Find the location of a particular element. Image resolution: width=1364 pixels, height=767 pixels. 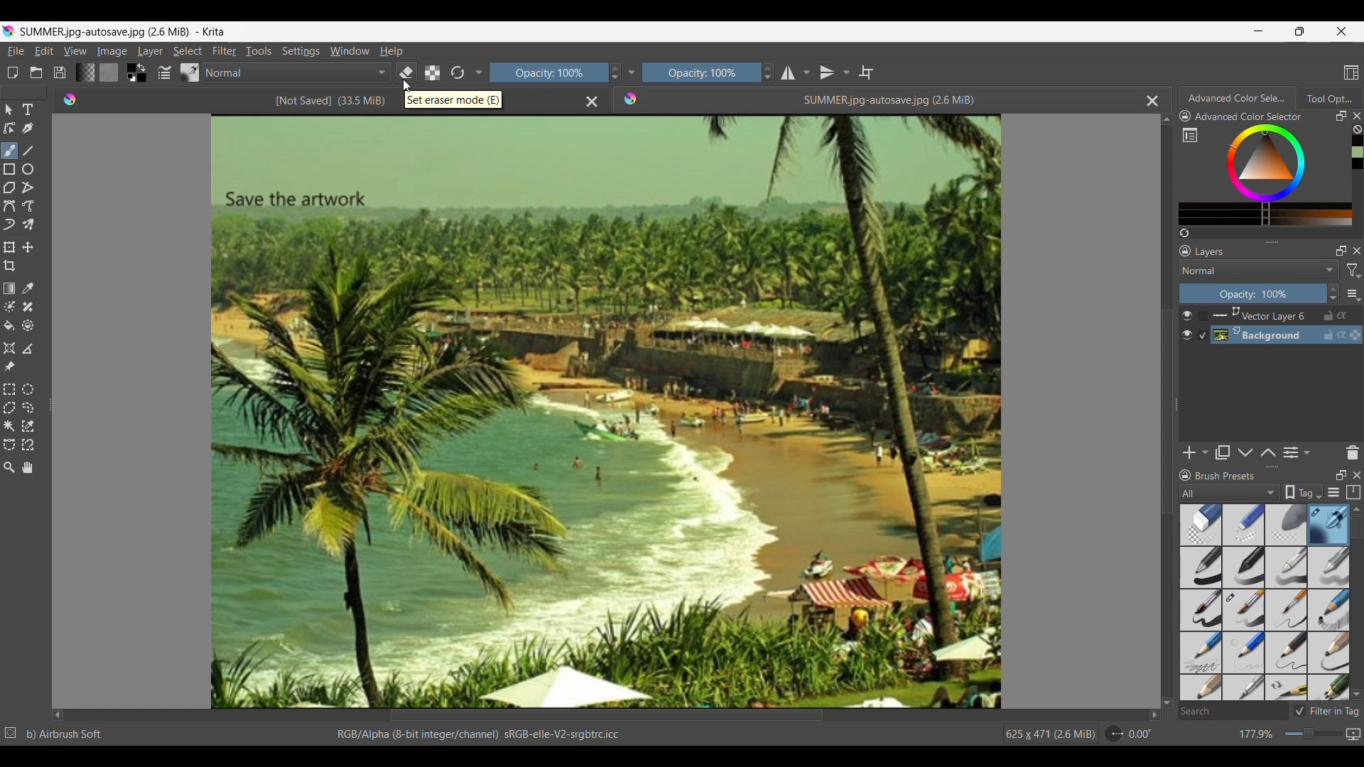

Opacity 100% is located at coordinates (546, 73).